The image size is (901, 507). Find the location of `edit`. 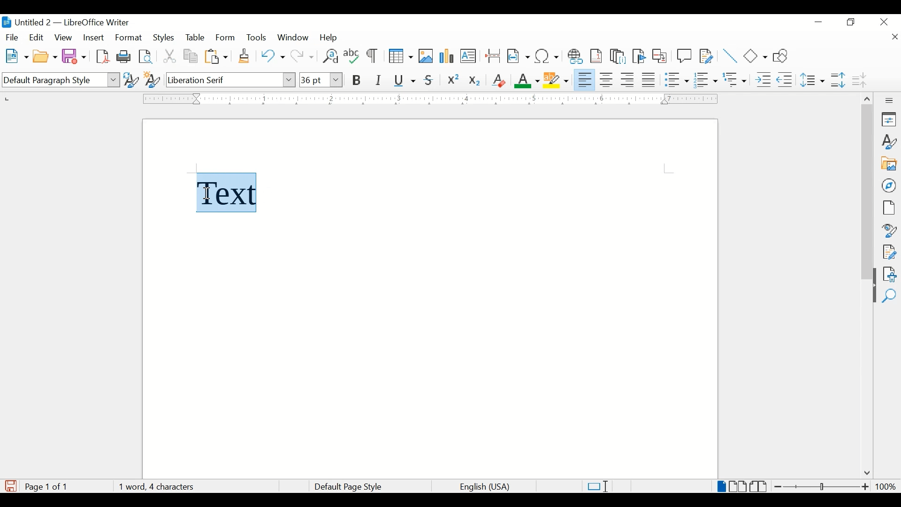

edit is located at coordinates (37, 37).